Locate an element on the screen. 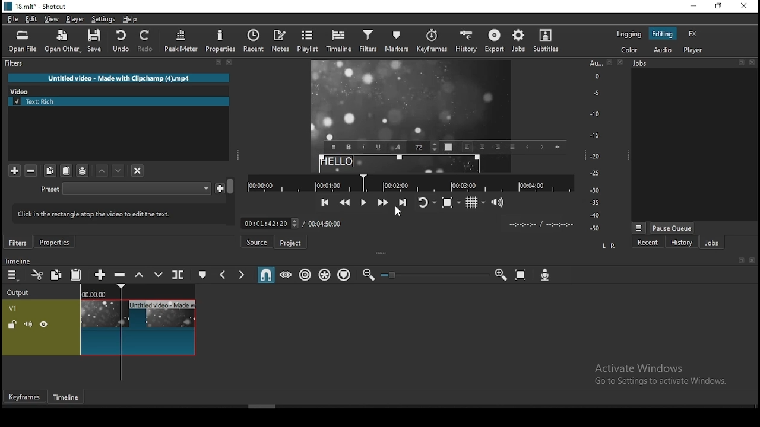  fx is located at coordinates (693, 33).